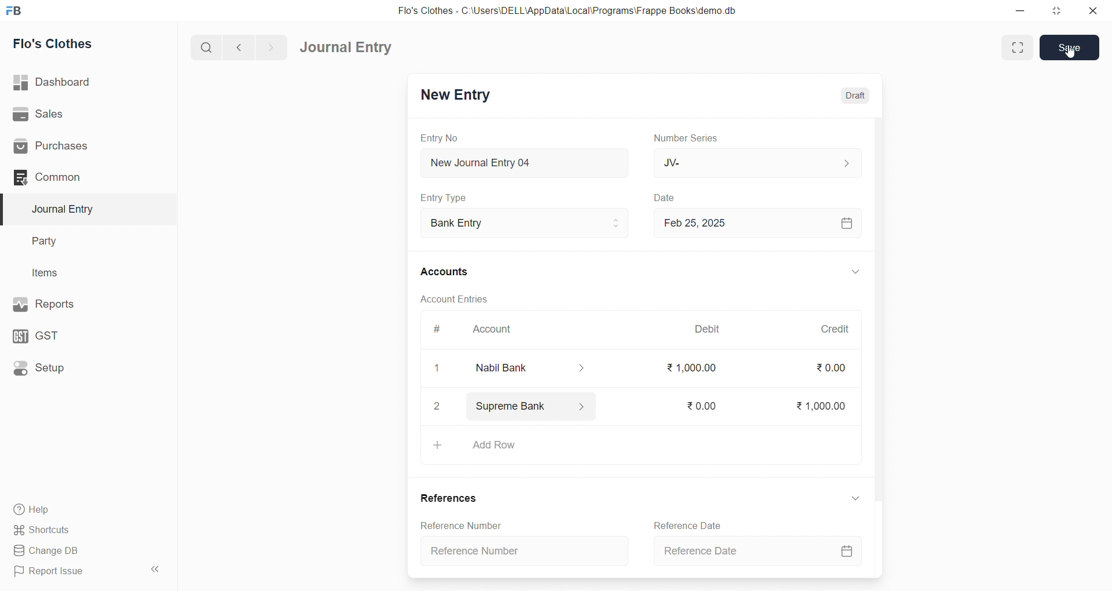 This screenshot has width=1112, height=591. Describe the element at coordinates (688, 137) in the screenshot. I see `Number Series` at that location.